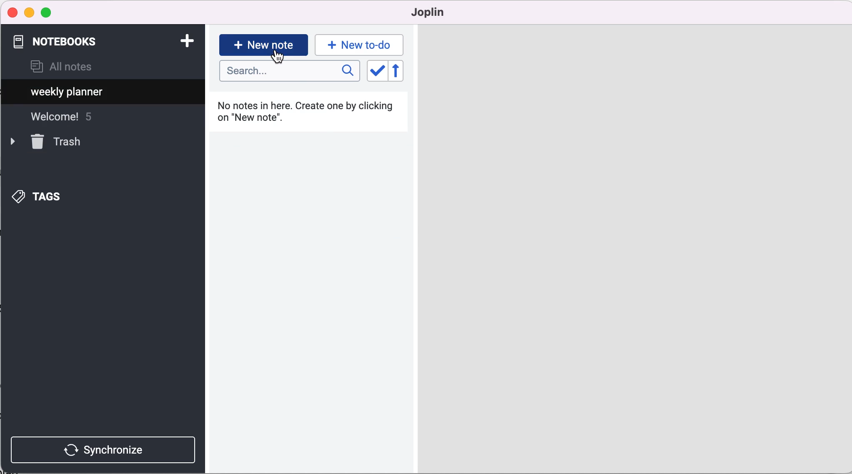 Image resolution: width=852 pixels, height=474 pixels. I want to click on maximize, so click(48, 13).